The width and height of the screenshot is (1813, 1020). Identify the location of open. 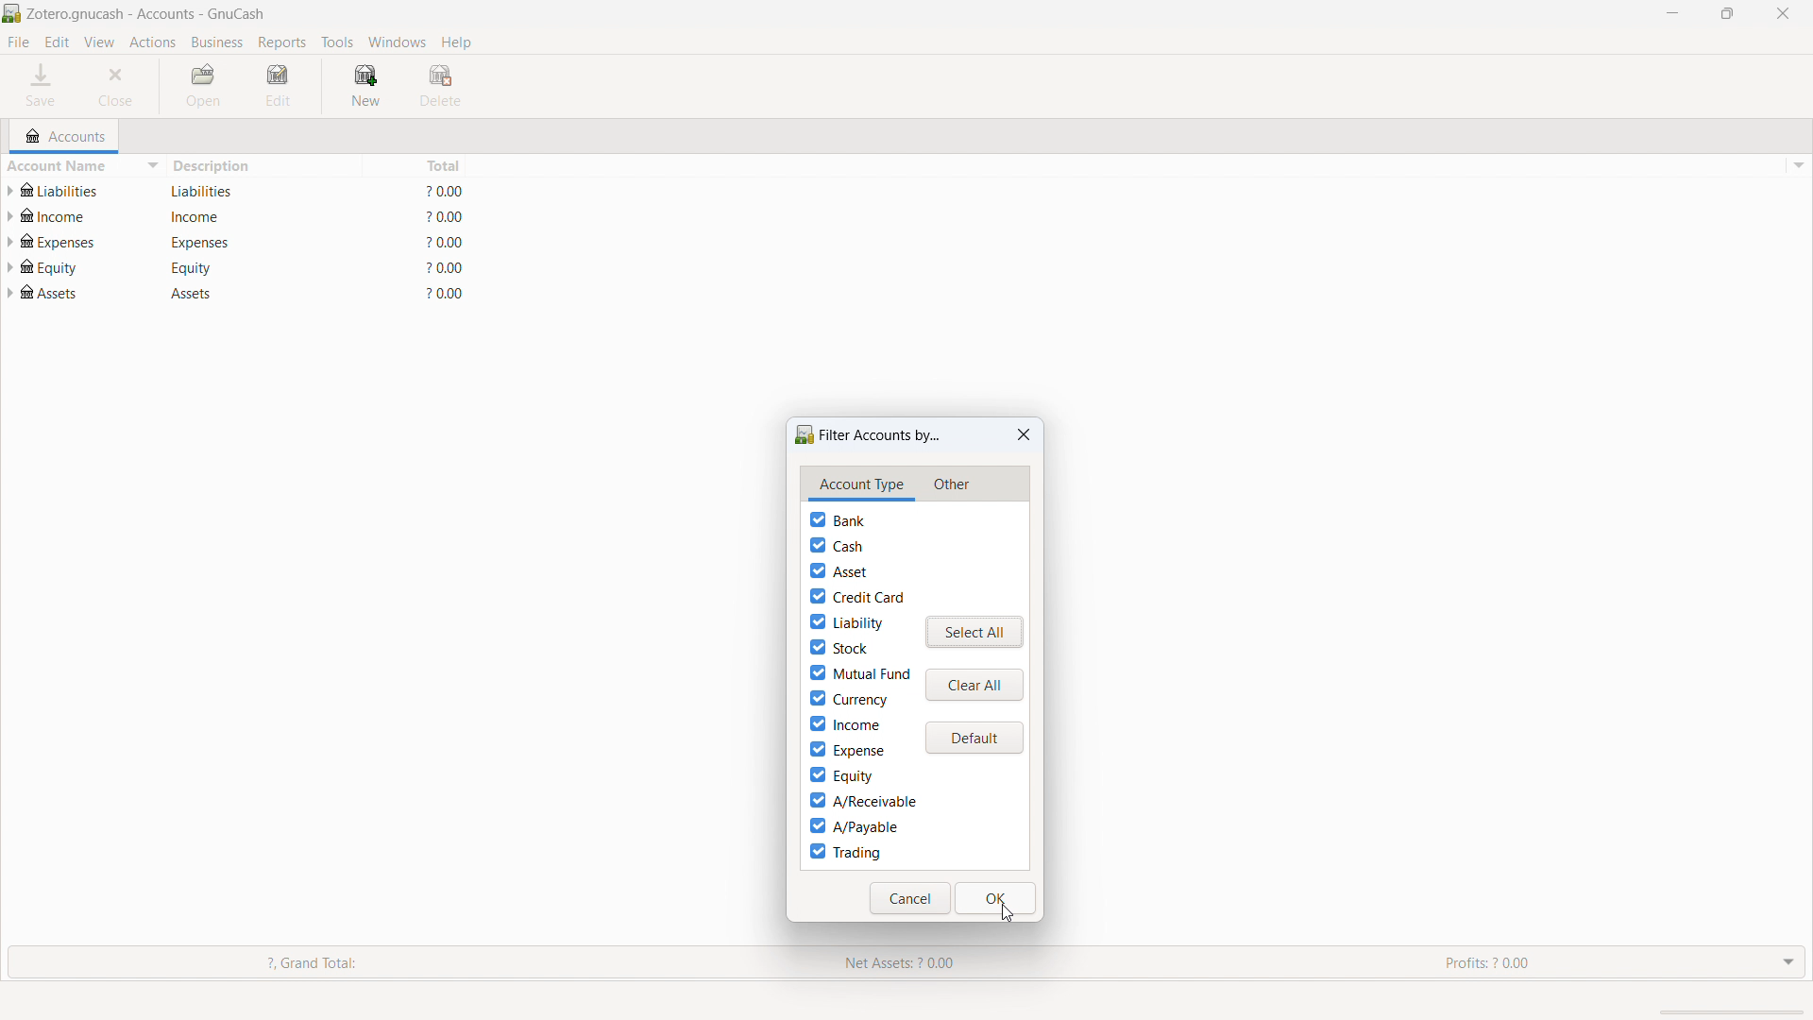
(207, 86).